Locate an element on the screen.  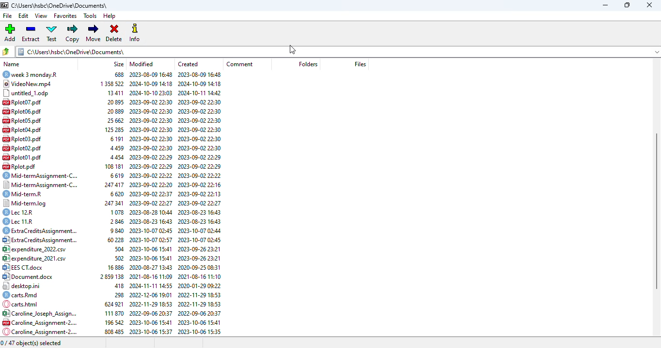
624921 is located at coordinates (113, 304).